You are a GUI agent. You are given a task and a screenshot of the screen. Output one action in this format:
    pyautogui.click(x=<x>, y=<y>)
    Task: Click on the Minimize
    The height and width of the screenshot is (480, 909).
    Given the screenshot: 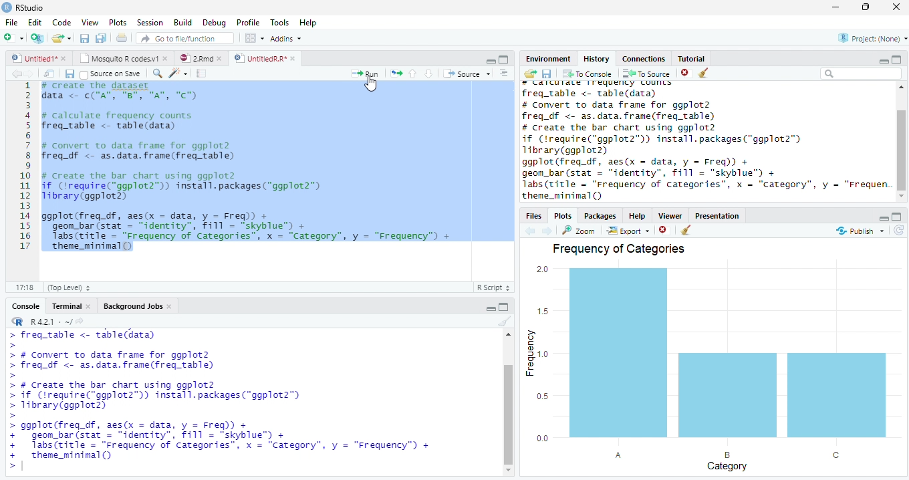 What is the action you would take?
    pyautogui.click(x=884, y=219)
    